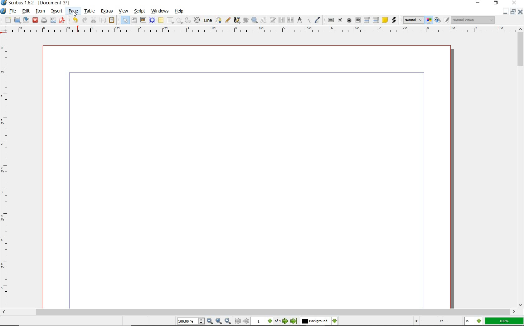 This screenshot has width=524, height=326. What do you see at coordinates (521, 12) in the screenshot?
I see `Close` at bounding box center [521, 12].